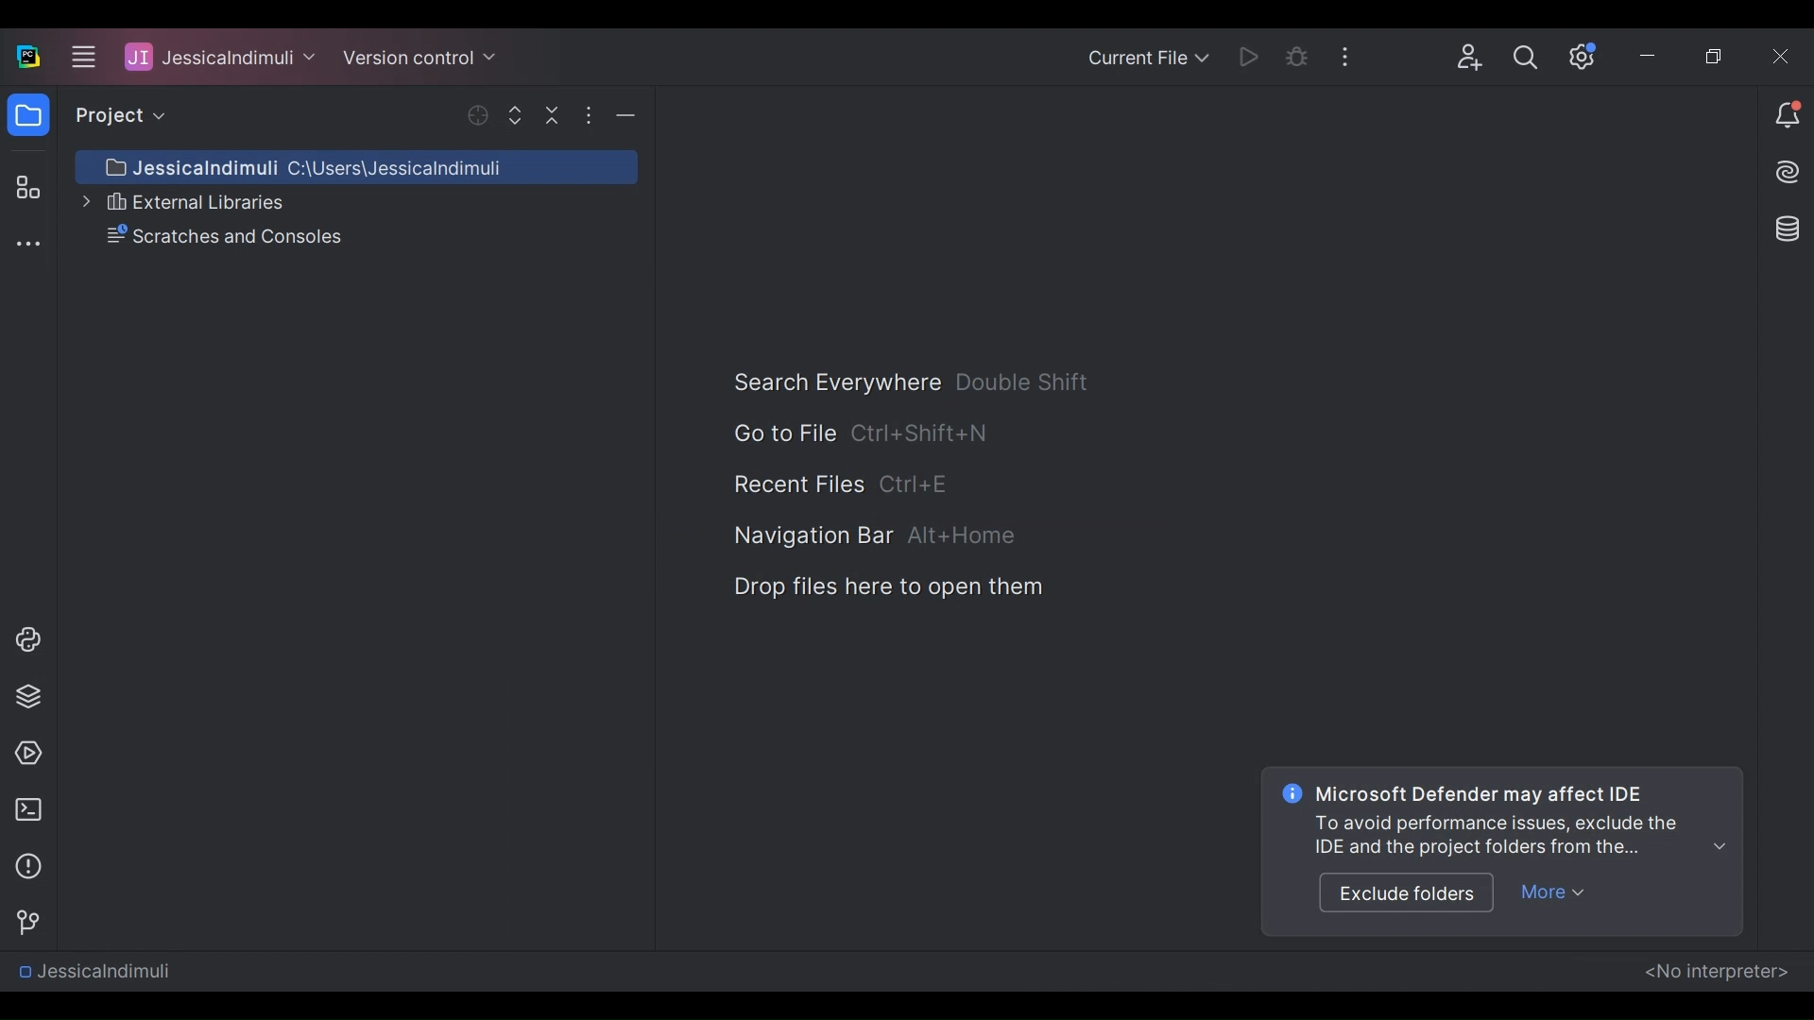 This screenshot has width=1814, height=1020. I want to click on Terminal, so click(27, 809).